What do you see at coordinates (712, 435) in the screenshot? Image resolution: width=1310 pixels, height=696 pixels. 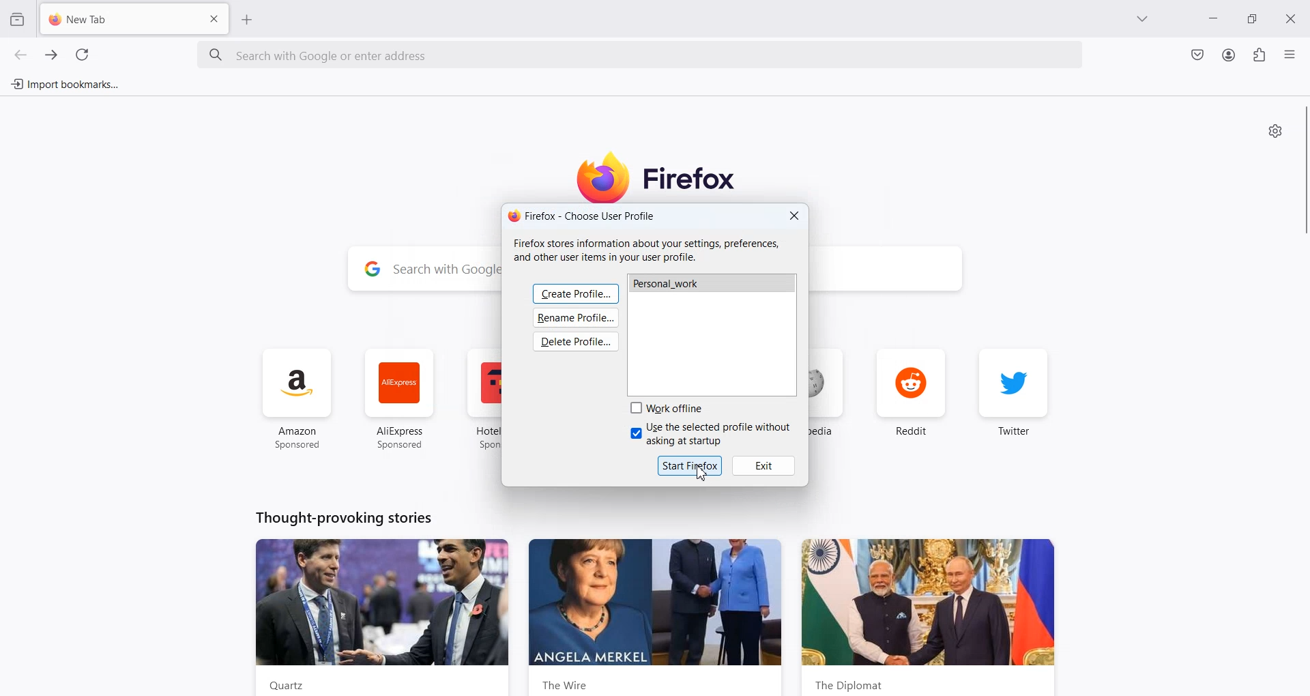 I see `Use the selected profile without asking a startup` at bounding box center [712, 435].